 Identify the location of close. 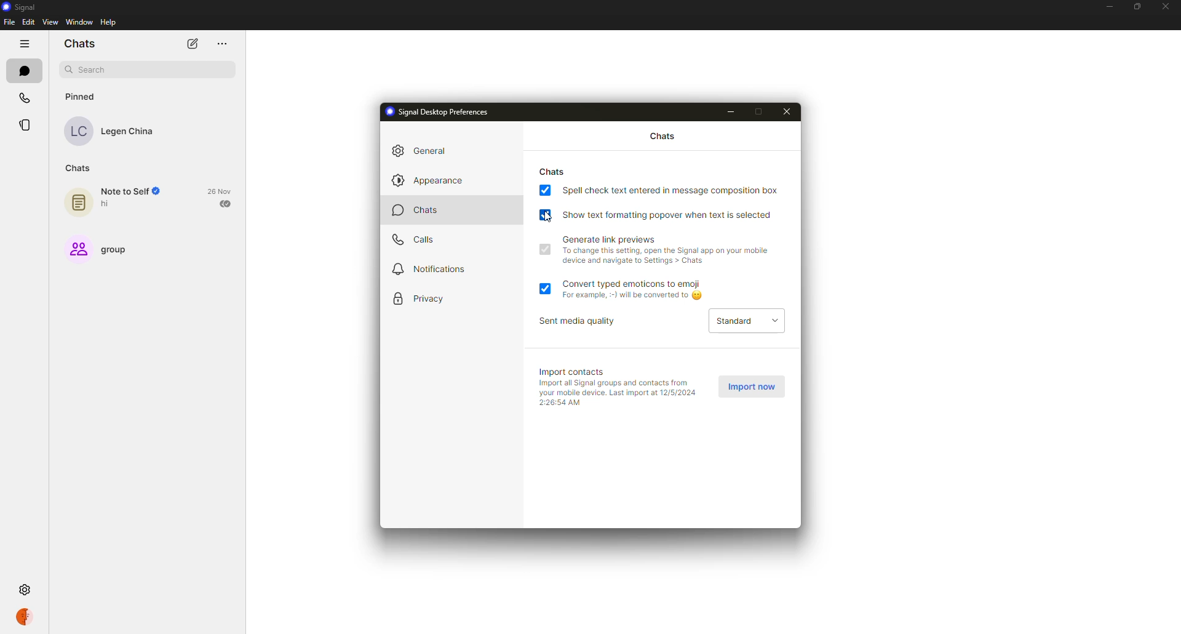
(790, 111).